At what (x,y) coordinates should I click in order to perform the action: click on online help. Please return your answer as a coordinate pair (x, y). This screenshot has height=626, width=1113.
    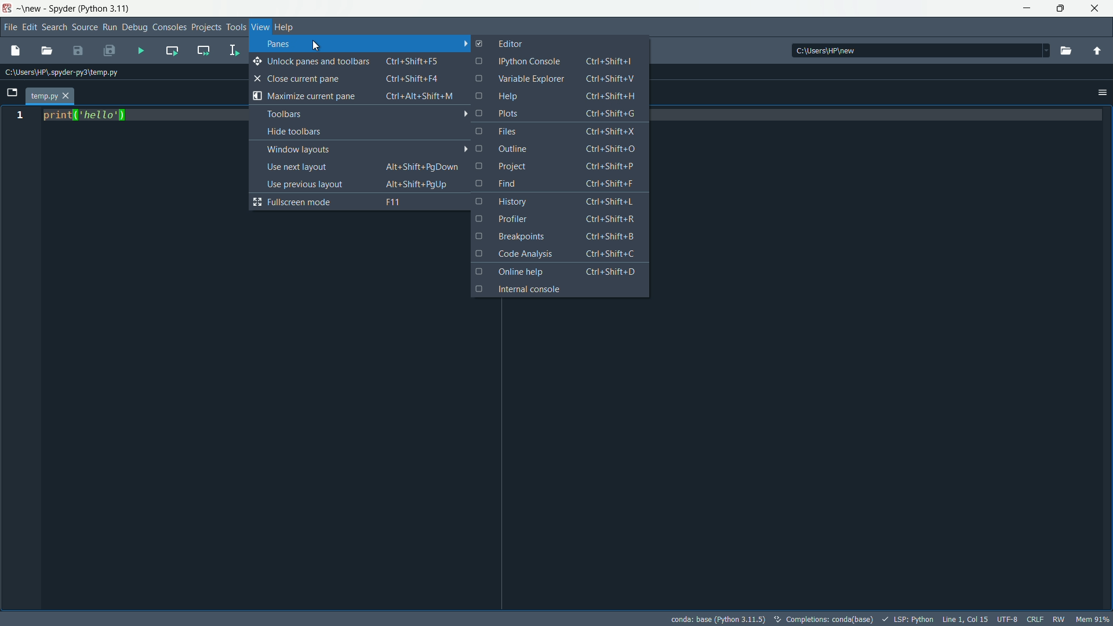
    Looking at the image, I should click on (559, 271).